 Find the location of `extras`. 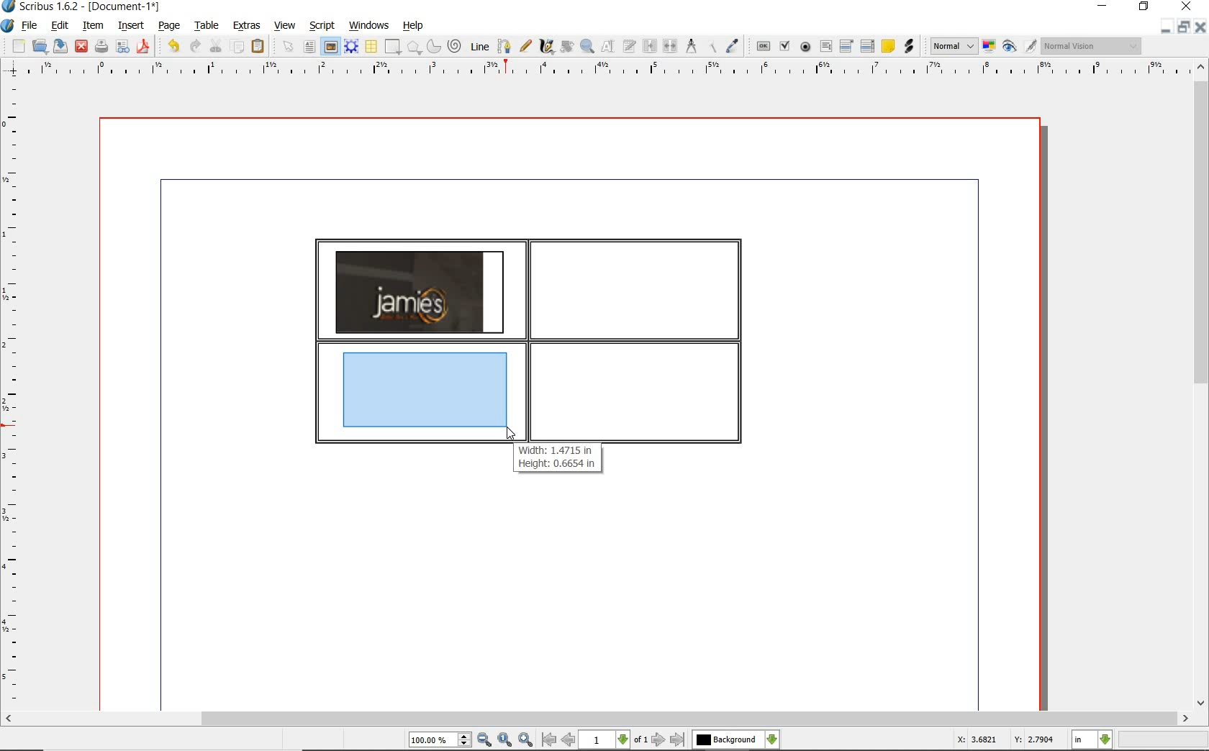

extras is located at coordinates (247, 26).